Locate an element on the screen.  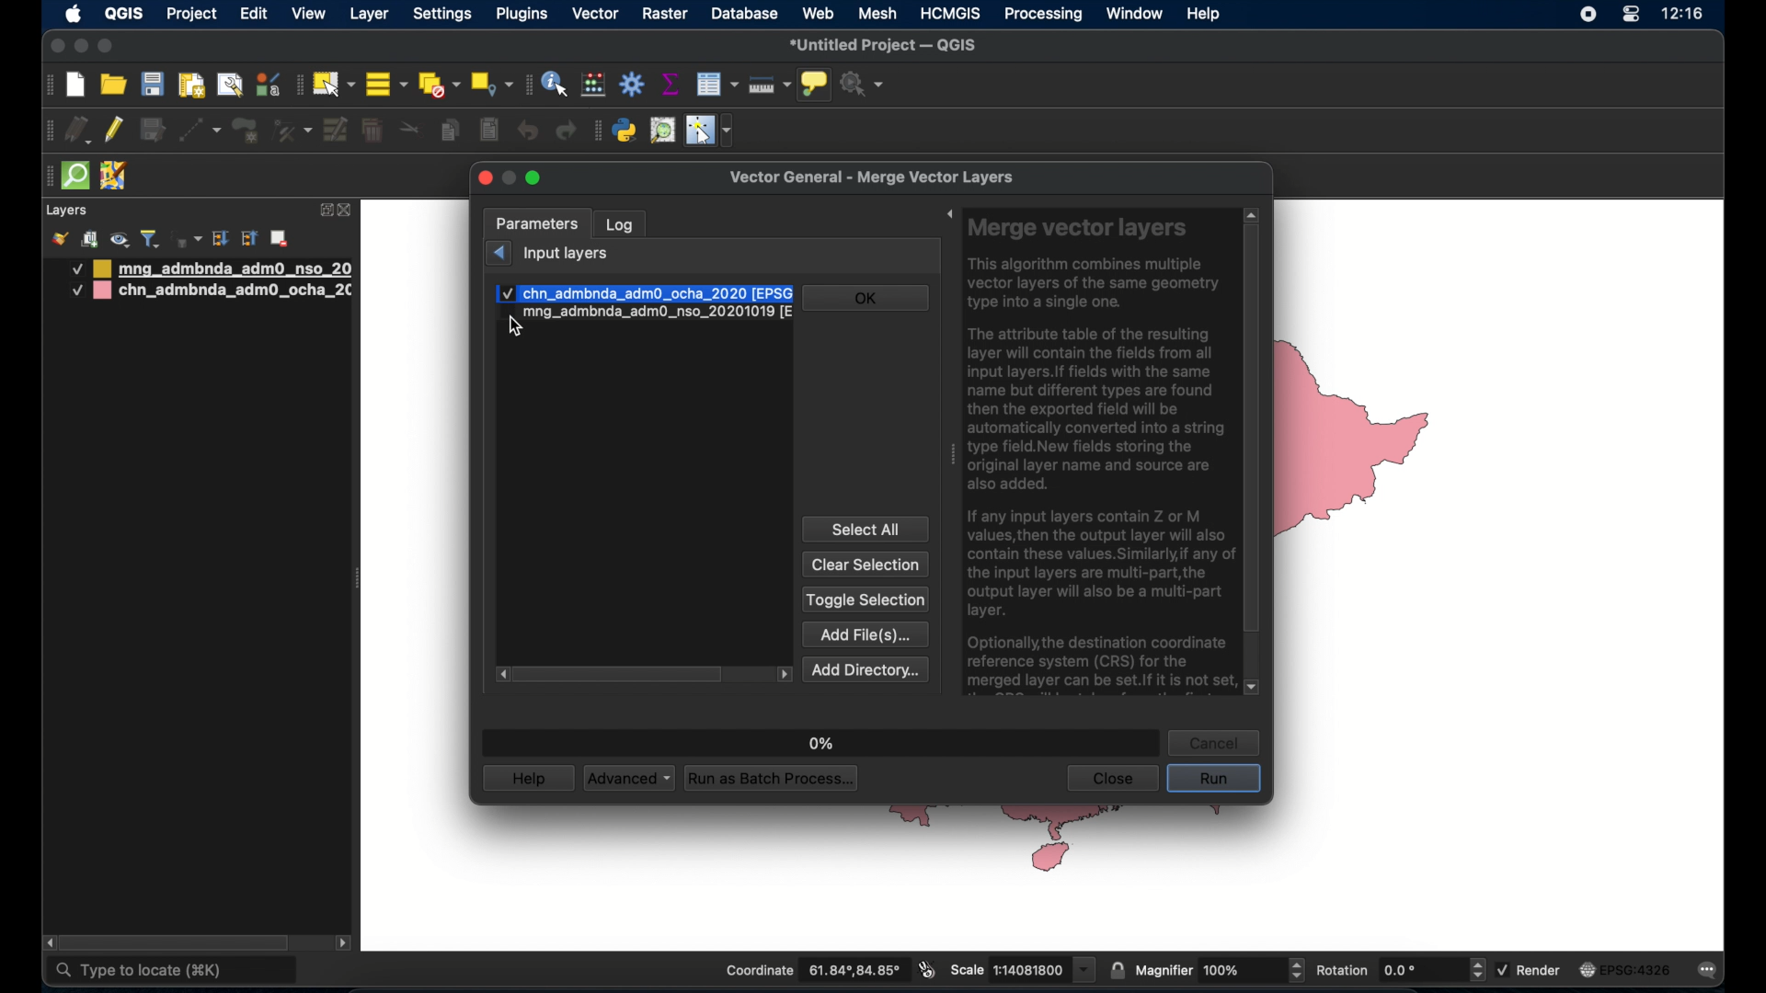
show map tips is located at coordinates (813, 84).